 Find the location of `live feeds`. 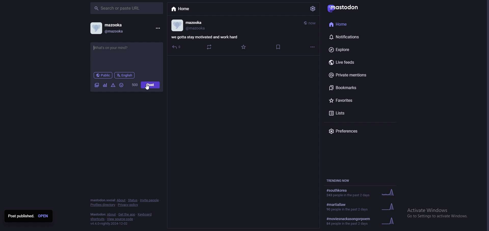

live feeds is located at coordinates (354, 62).